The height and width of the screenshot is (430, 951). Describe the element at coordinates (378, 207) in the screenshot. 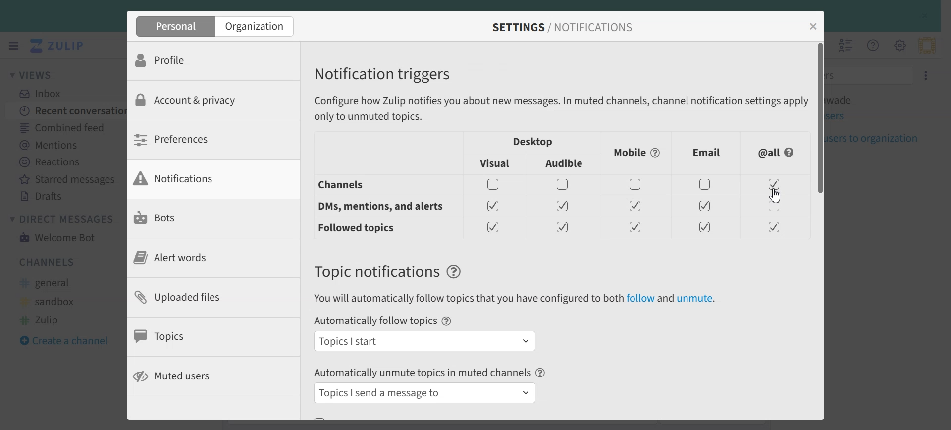

I see `DM, mentions and alert` at that location.